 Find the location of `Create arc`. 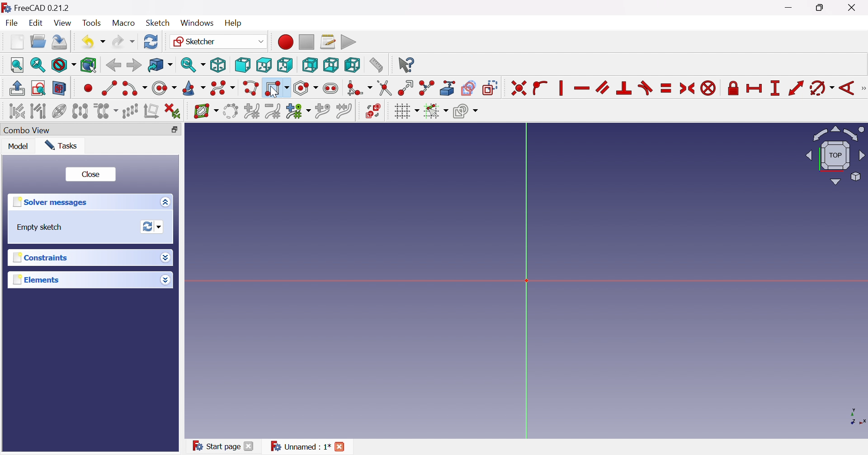

Create arc is located at coordinates (134, 90).